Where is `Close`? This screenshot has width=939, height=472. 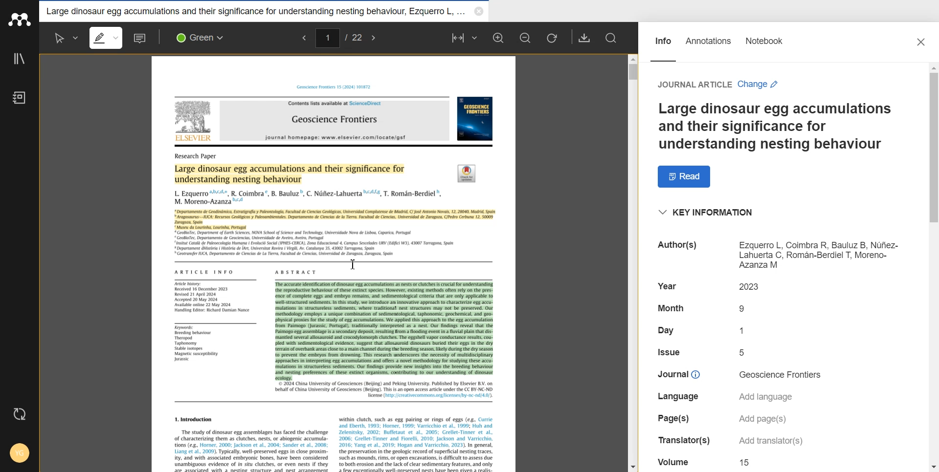
Close is located at coordinates (922, 43).